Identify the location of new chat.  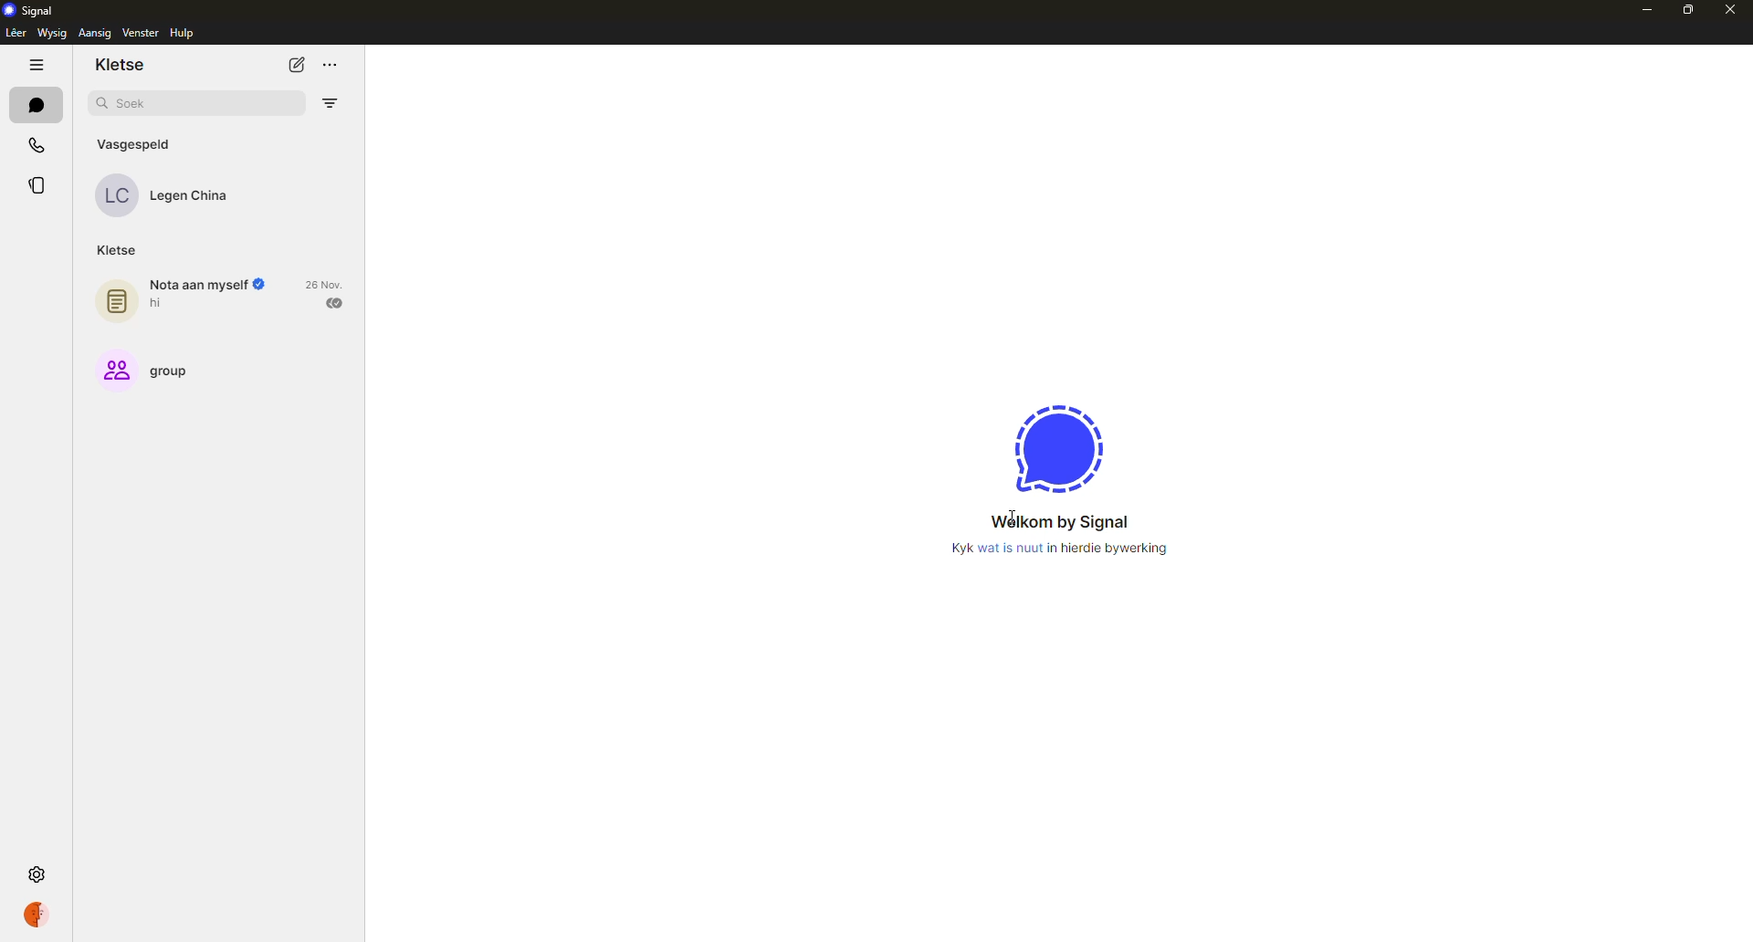
(297, 66).